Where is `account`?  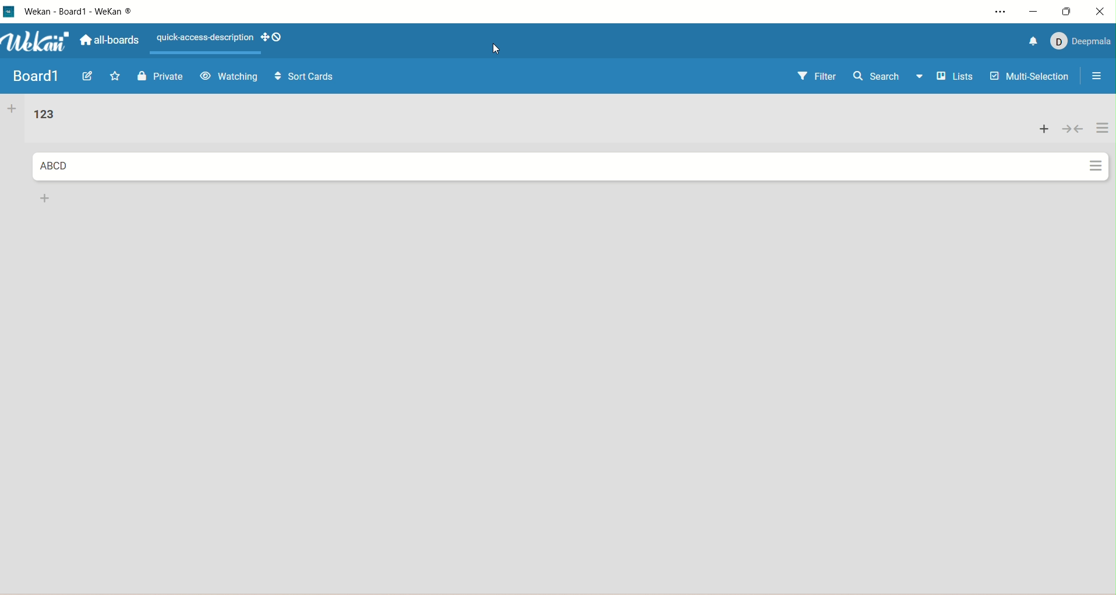 account is located at coordinates (1079, 42).